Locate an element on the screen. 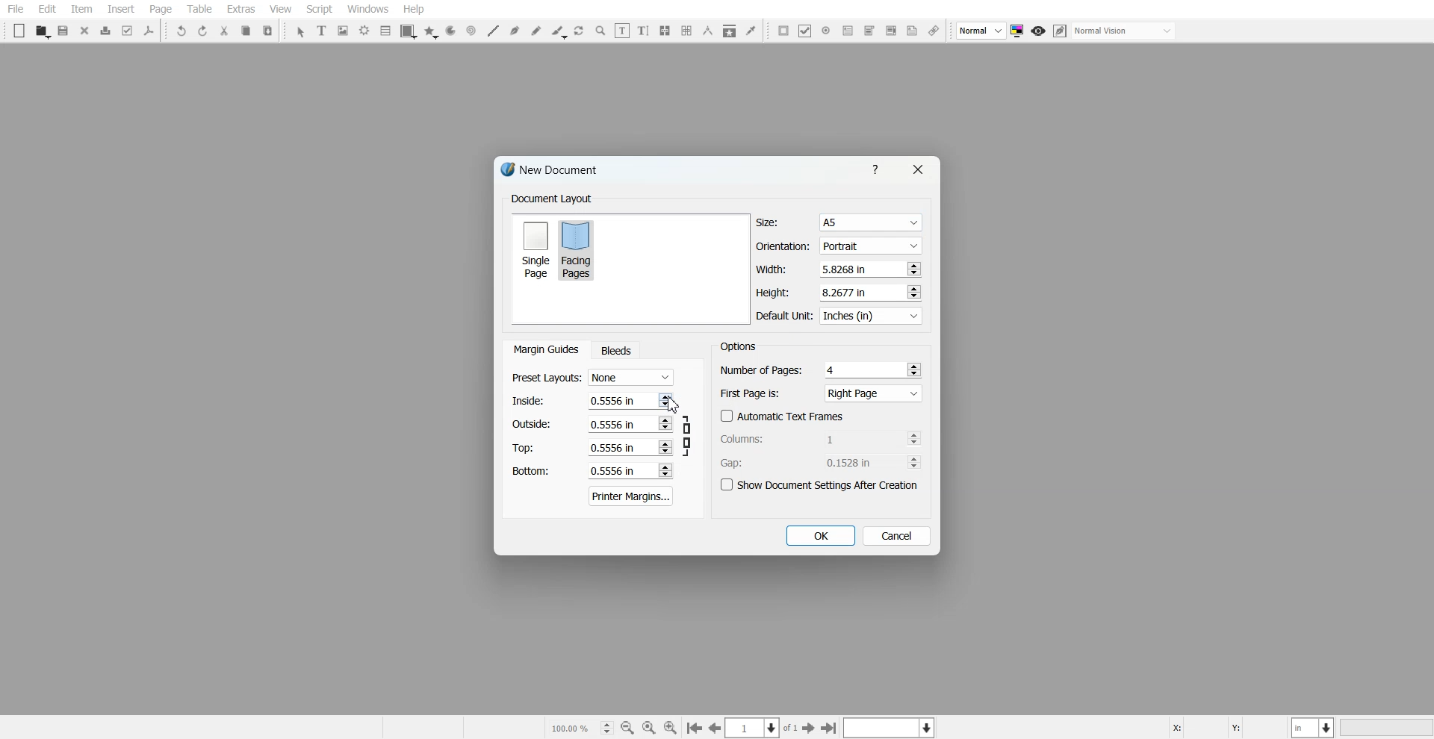 The height and width of the screenshot is (739, 1434). 0.5556 in is located at coordinates (612, 399).